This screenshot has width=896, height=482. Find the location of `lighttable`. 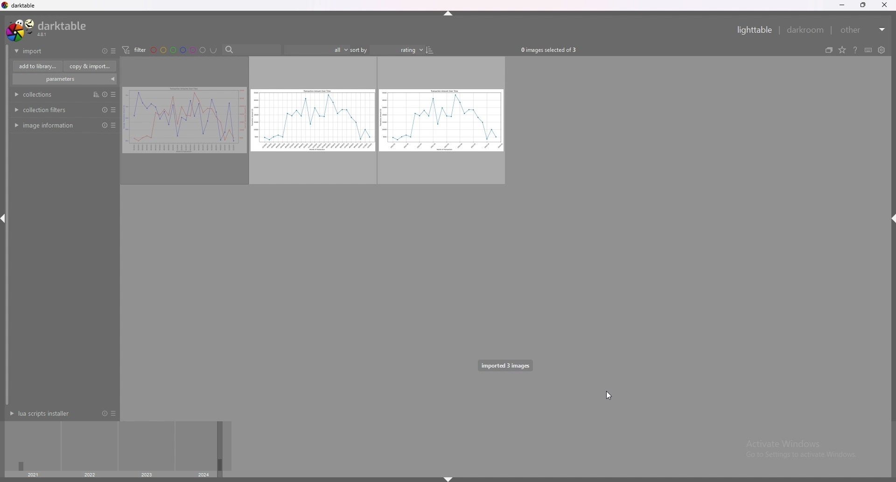

lighttable is located at coordinates (756, 30).